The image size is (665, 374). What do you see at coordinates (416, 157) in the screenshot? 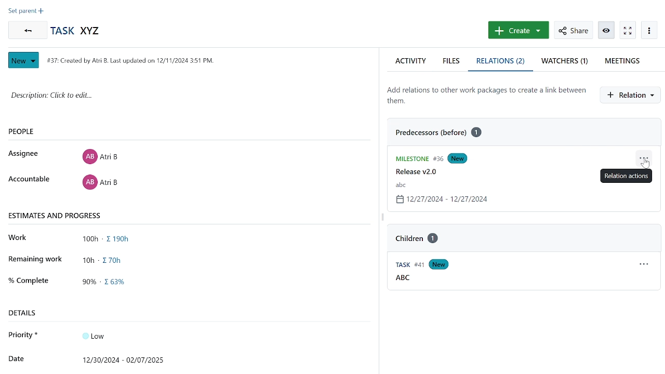
I see `Milestone` at bounding box center [416, 157].